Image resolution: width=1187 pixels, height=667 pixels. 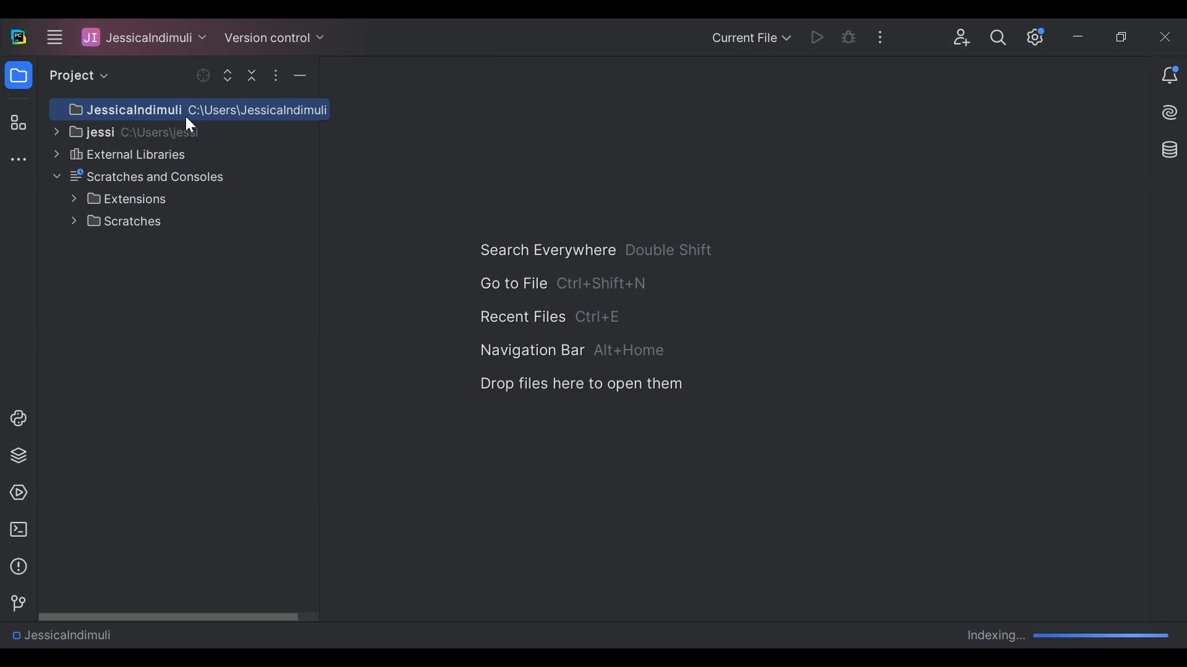 What do you see at coordinates (16, 124) in the screenshot?
I see `Structure` at bounding box center [16, 124].